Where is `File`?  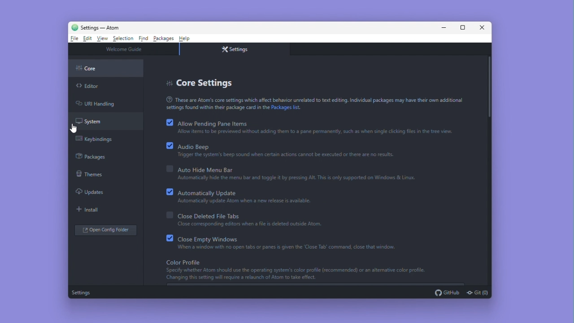 File is located at coordinates (73, 39).